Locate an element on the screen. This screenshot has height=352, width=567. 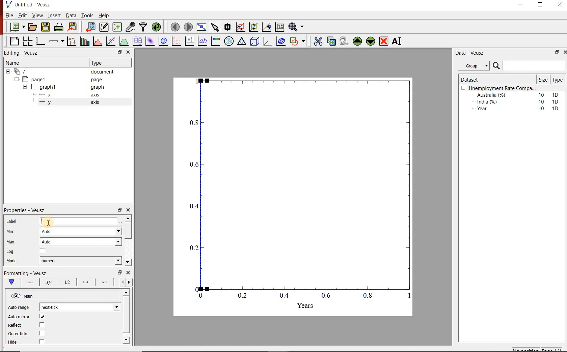
Data - Veusz is located at coordinates (476, 53).